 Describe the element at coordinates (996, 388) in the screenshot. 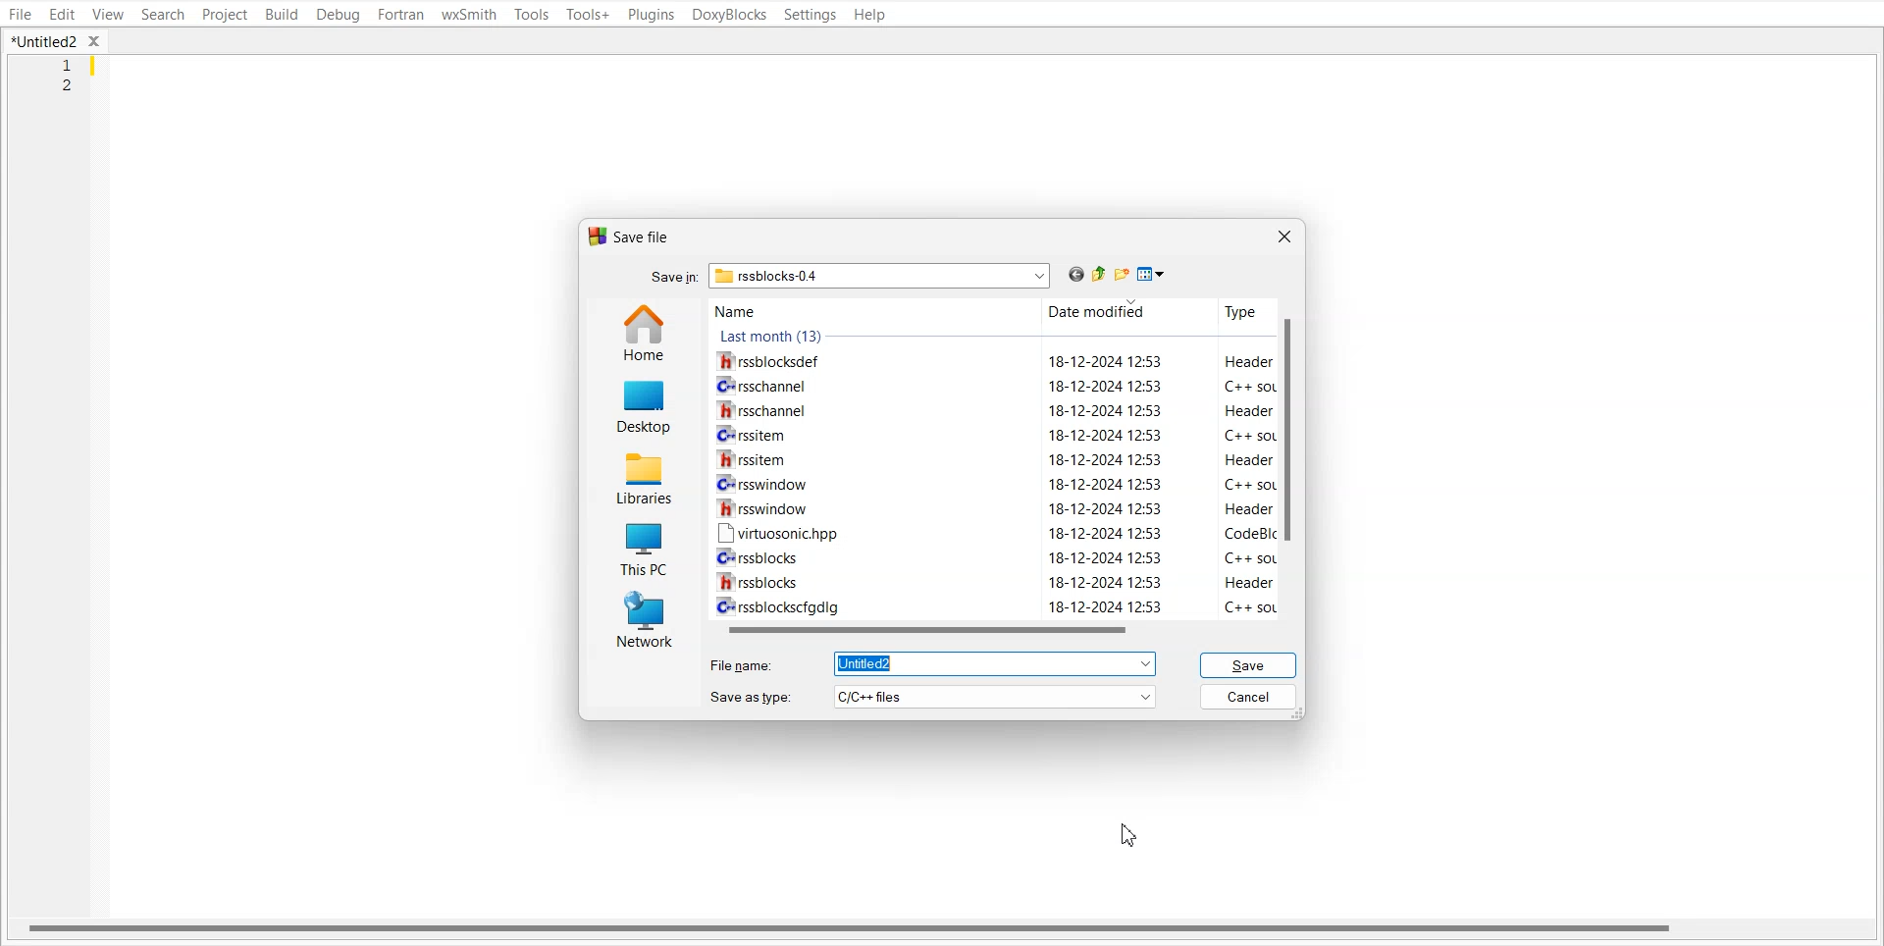

I see `C= rsschannel 18-12-2024 12:53 C++ sot` at that location.